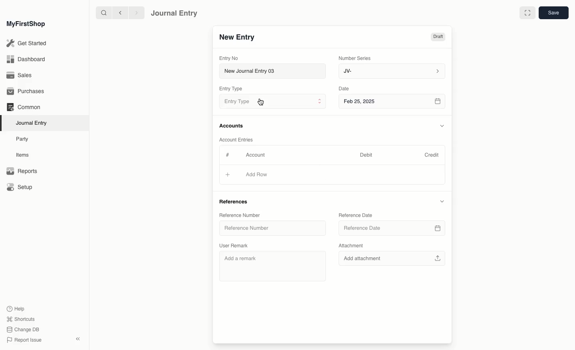  Describe the element at coordinates (20, 188) in the screenshot. I see `Setup` at that location.